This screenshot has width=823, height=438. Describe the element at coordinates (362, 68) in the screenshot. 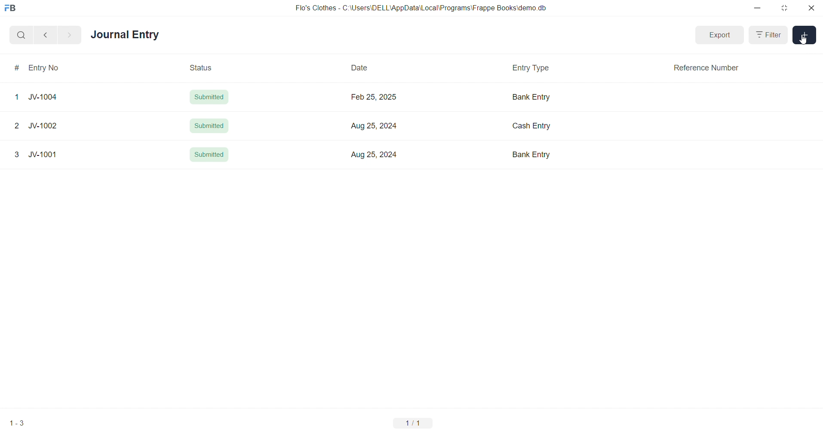

I see `Date` at that location.